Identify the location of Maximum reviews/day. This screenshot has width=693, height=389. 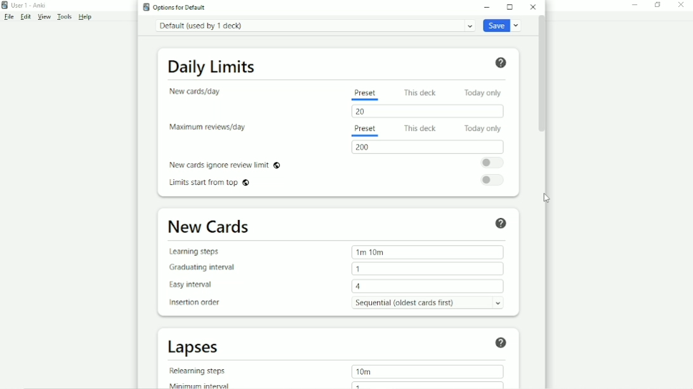
(211, 128).